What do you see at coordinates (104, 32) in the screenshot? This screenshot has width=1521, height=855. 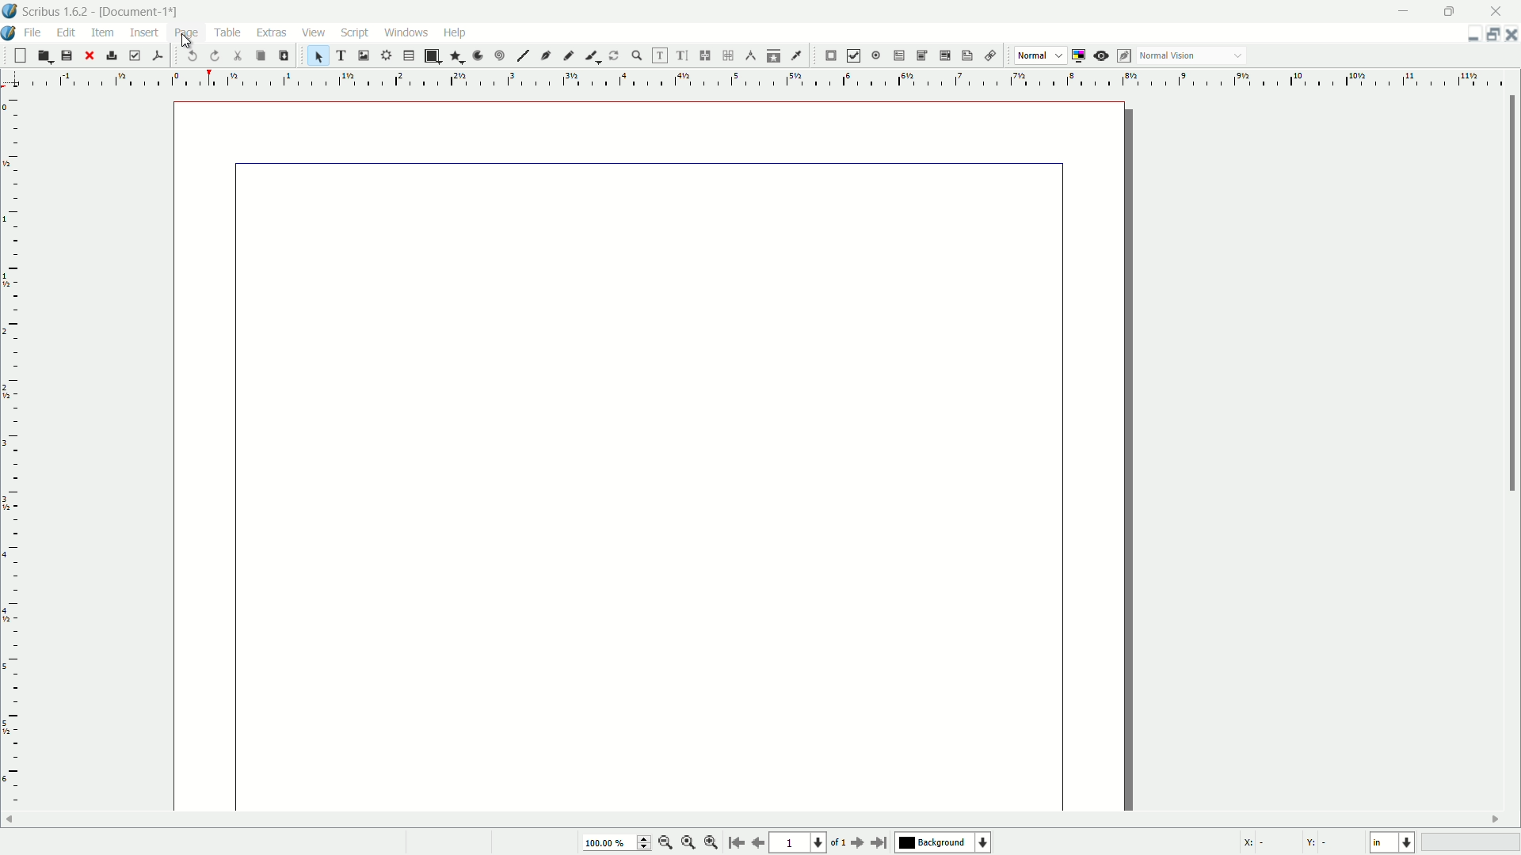 I see `item menu` at bounding box center [104, 32].